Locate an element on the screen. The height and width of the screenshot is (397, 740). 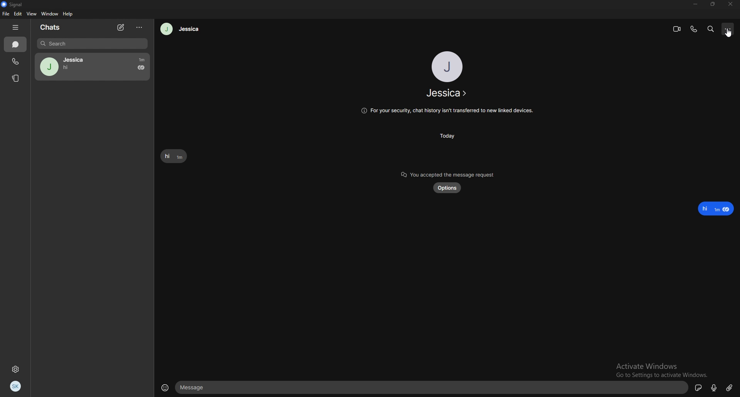
send voice message is located at coordinates (713, 388).